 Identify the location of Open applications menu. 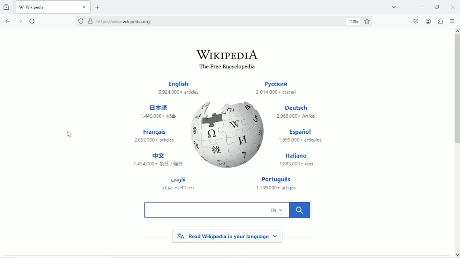
(453, 21).